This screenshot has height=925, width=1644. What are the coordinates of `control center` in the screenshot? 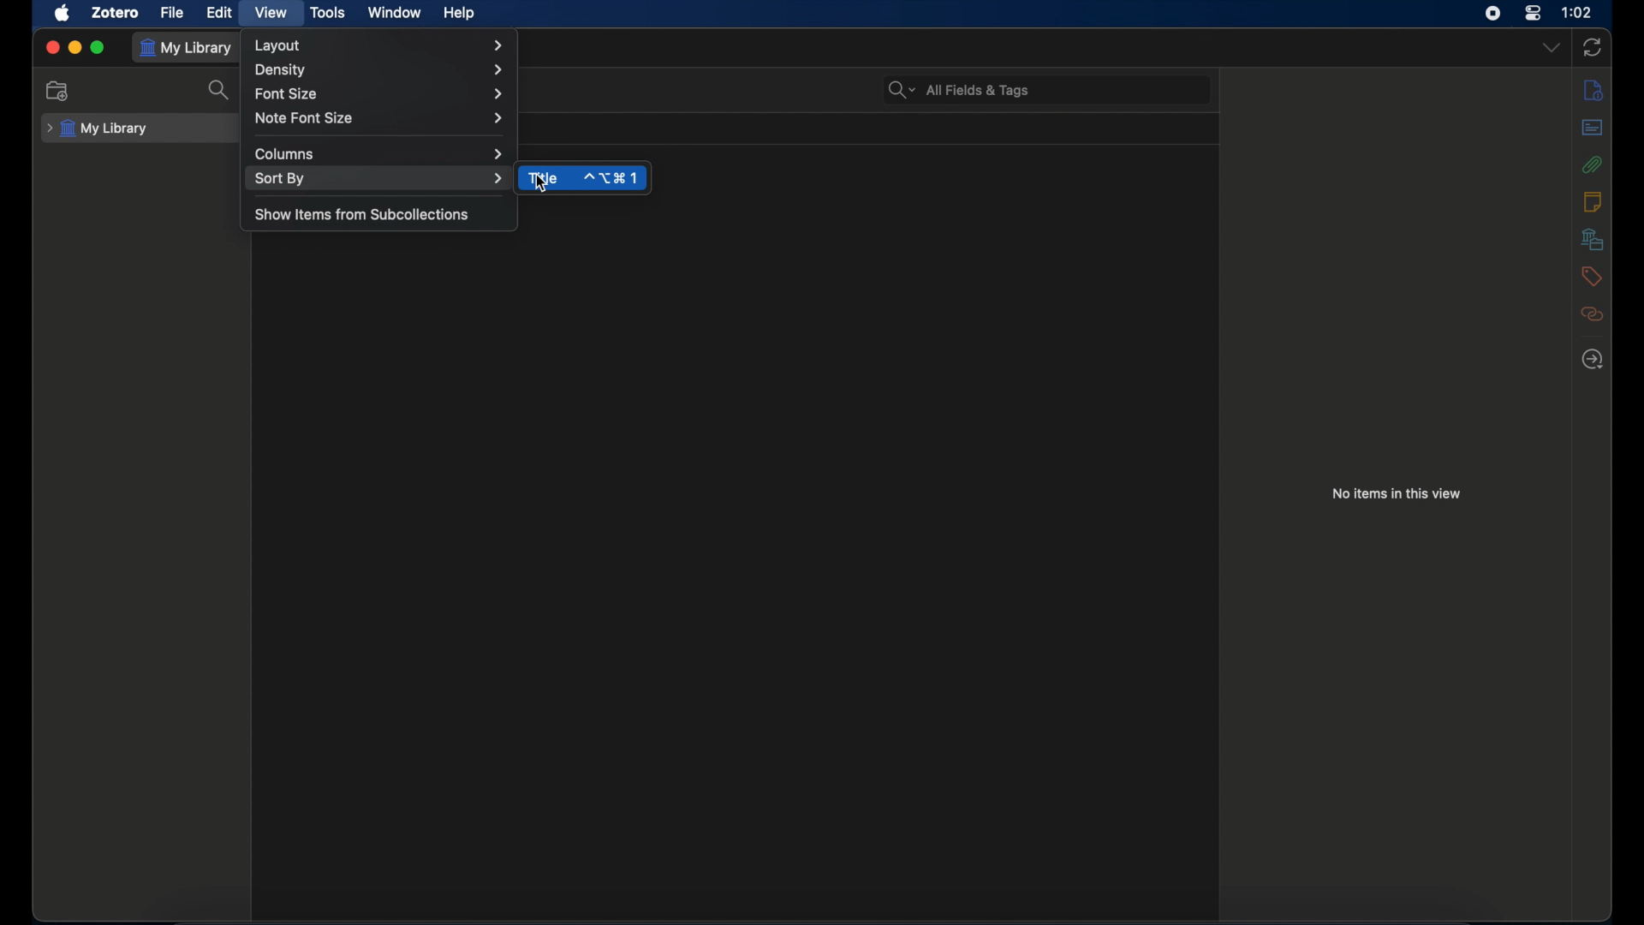 It's located at (1532, 12).